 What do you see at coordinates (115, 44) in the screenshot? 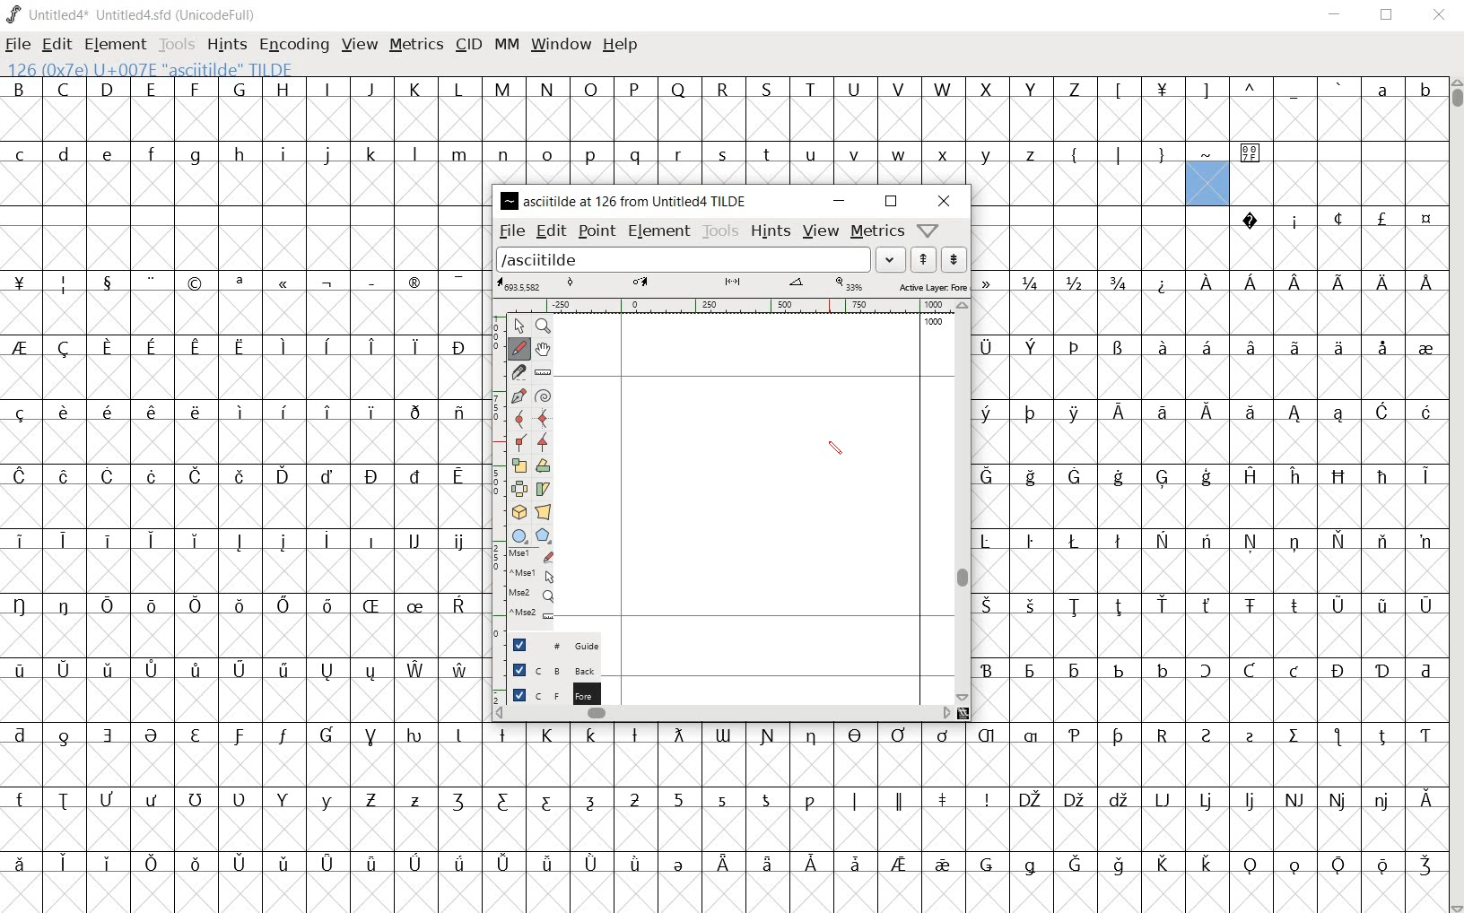
I see `ELEMENT` at bounding box center [115, 44].